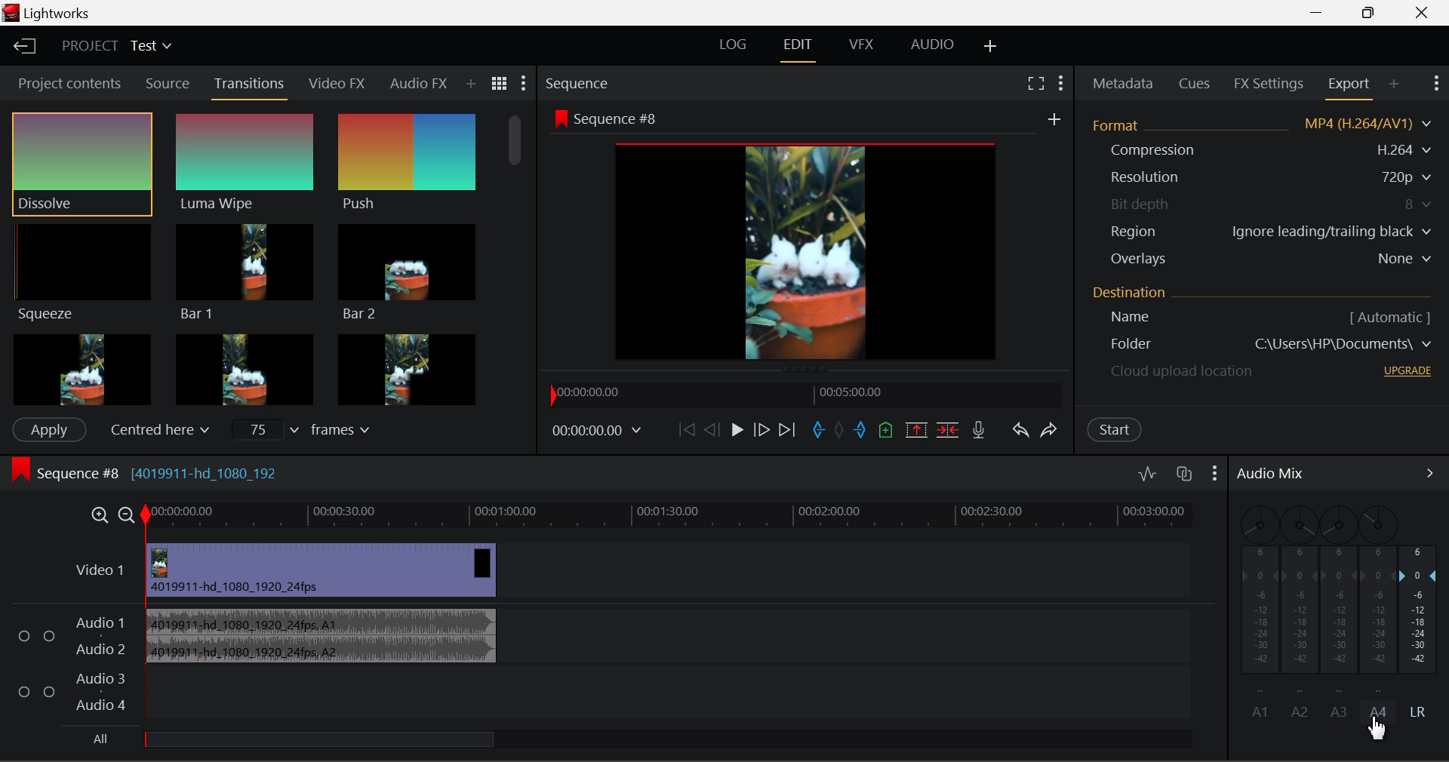 The image size is (1449, 762). Describe the element at coordinates (1430, 475) in the screenshot. I see `Show Audio Mix` at that location.